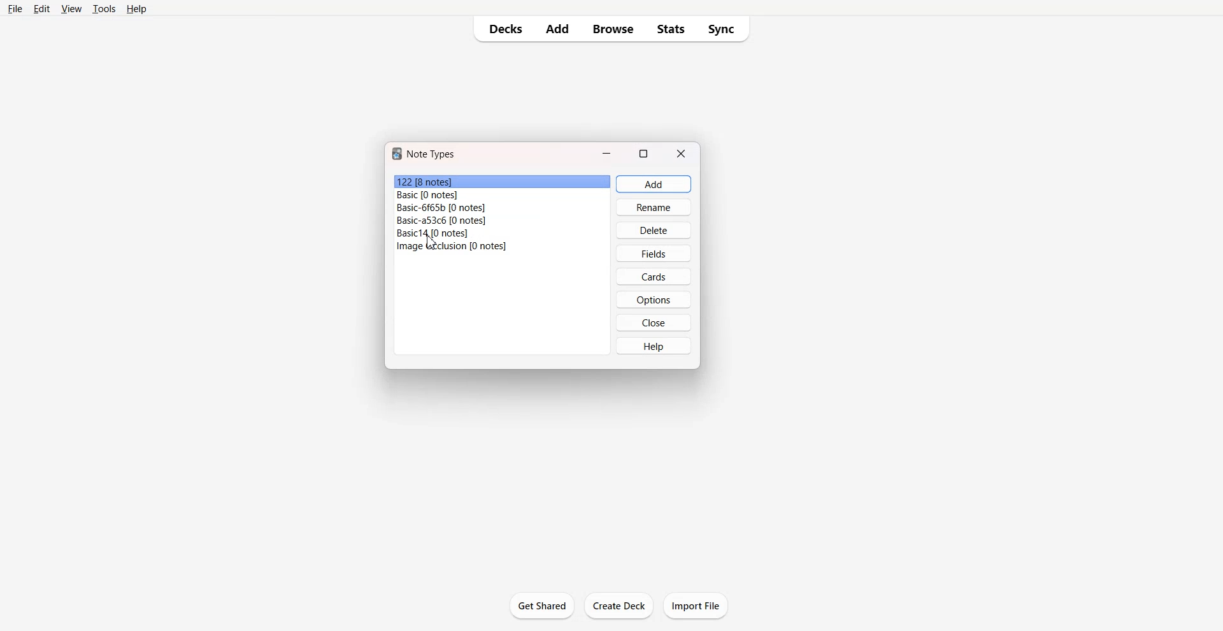 This screenshot has width=1223, height=631. I want to click on Options, so click(652, 300).